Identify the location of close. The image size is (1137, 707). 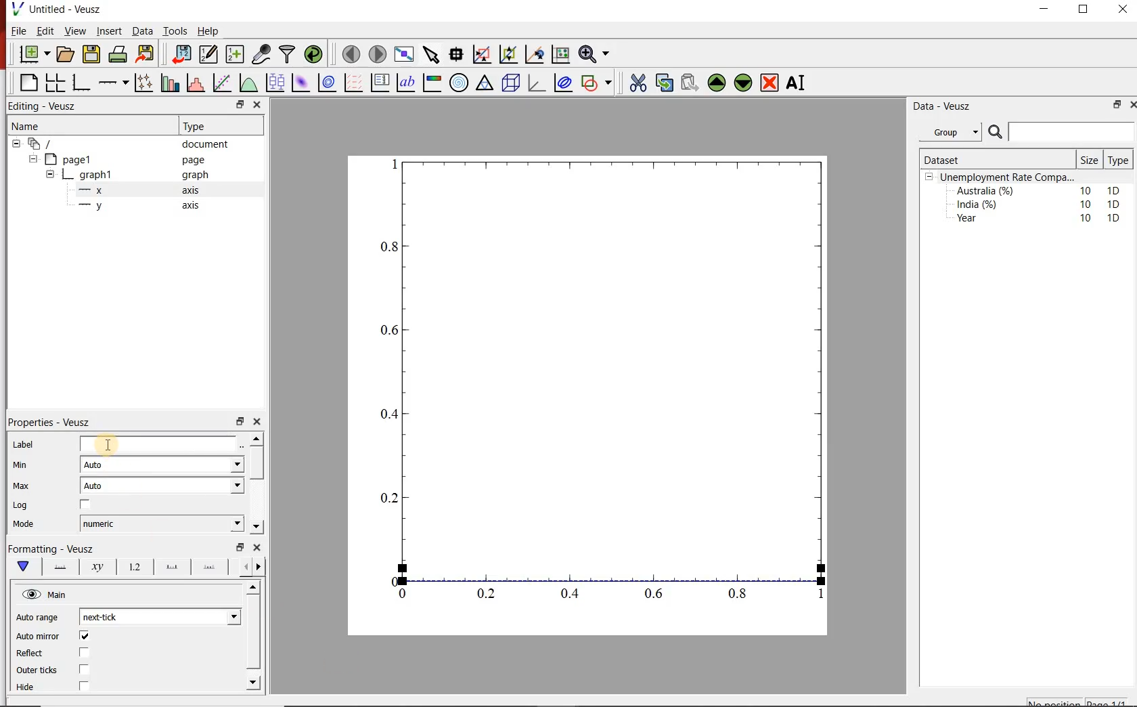
(258, 547).